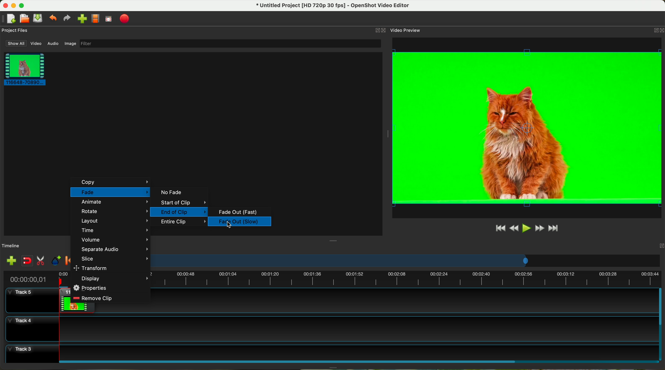 The image size is (665, 370). I want to click on close, so click(380, 30).